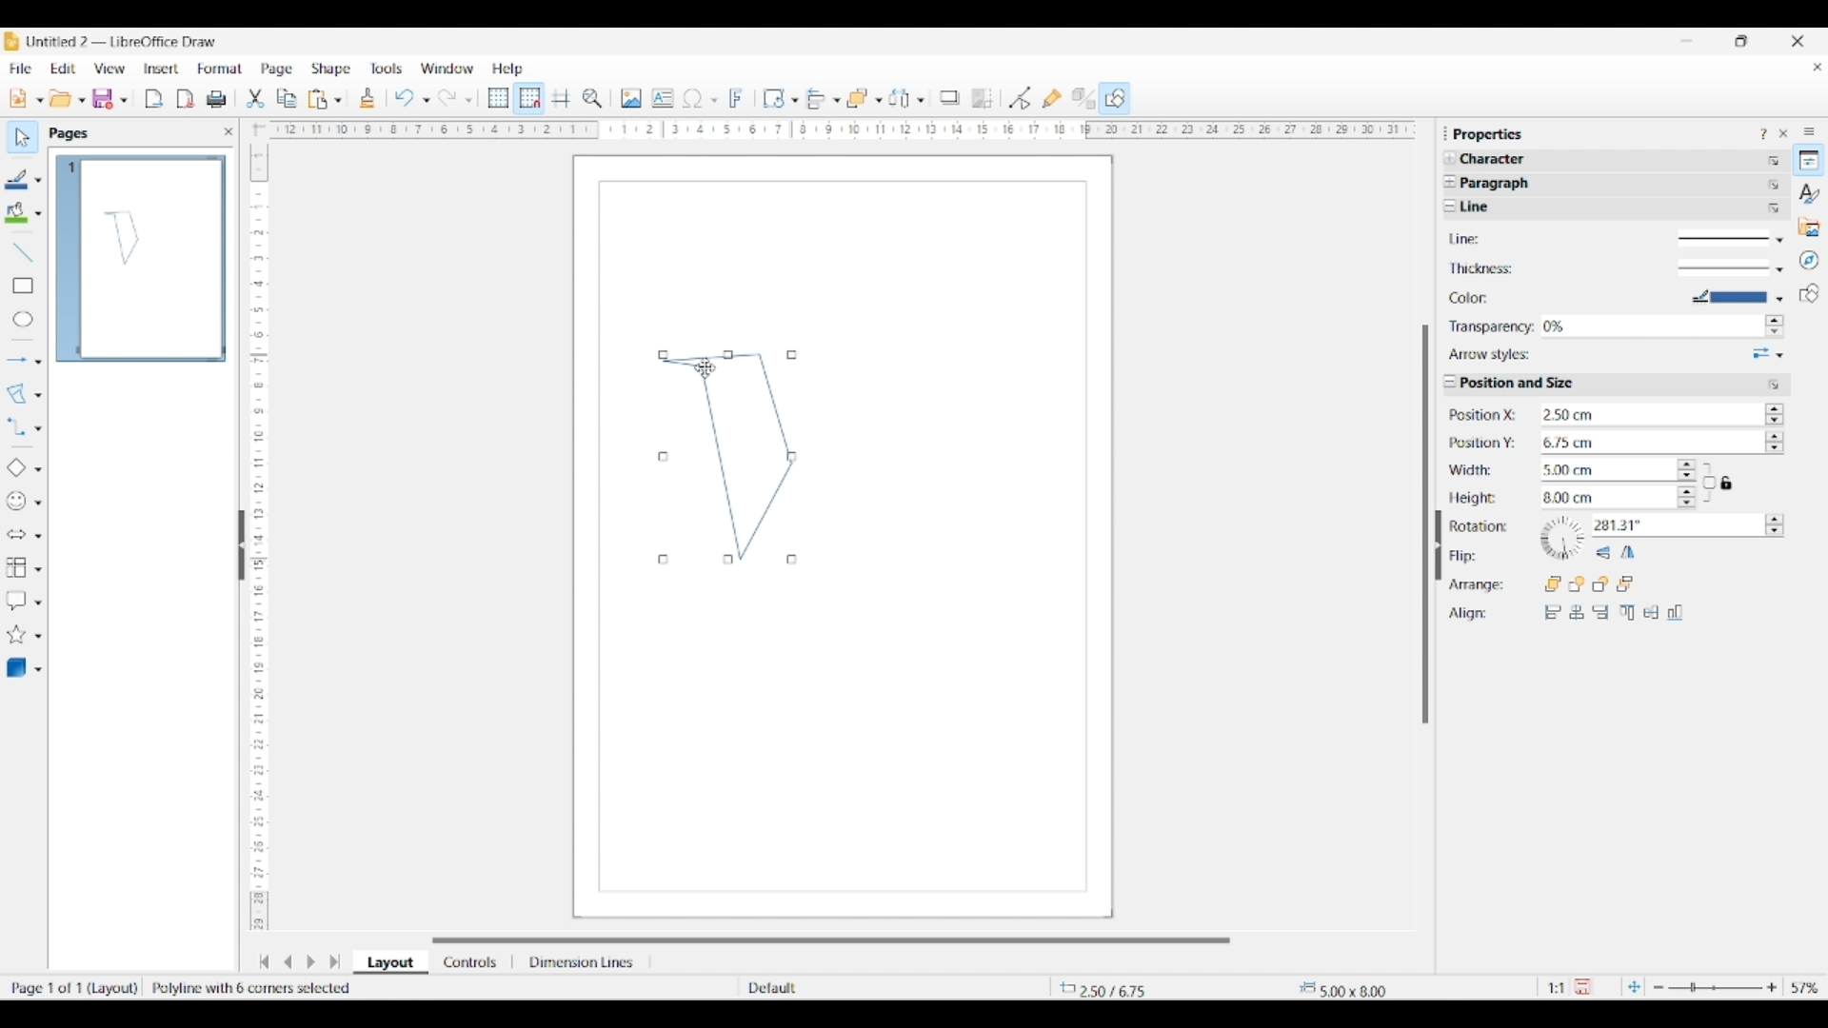 This screenshot has height=1028, width=1828. What do you see at coordinates (390, 962) in the screenshot?
I see `Layout selected` at bounding box center [390, 962].